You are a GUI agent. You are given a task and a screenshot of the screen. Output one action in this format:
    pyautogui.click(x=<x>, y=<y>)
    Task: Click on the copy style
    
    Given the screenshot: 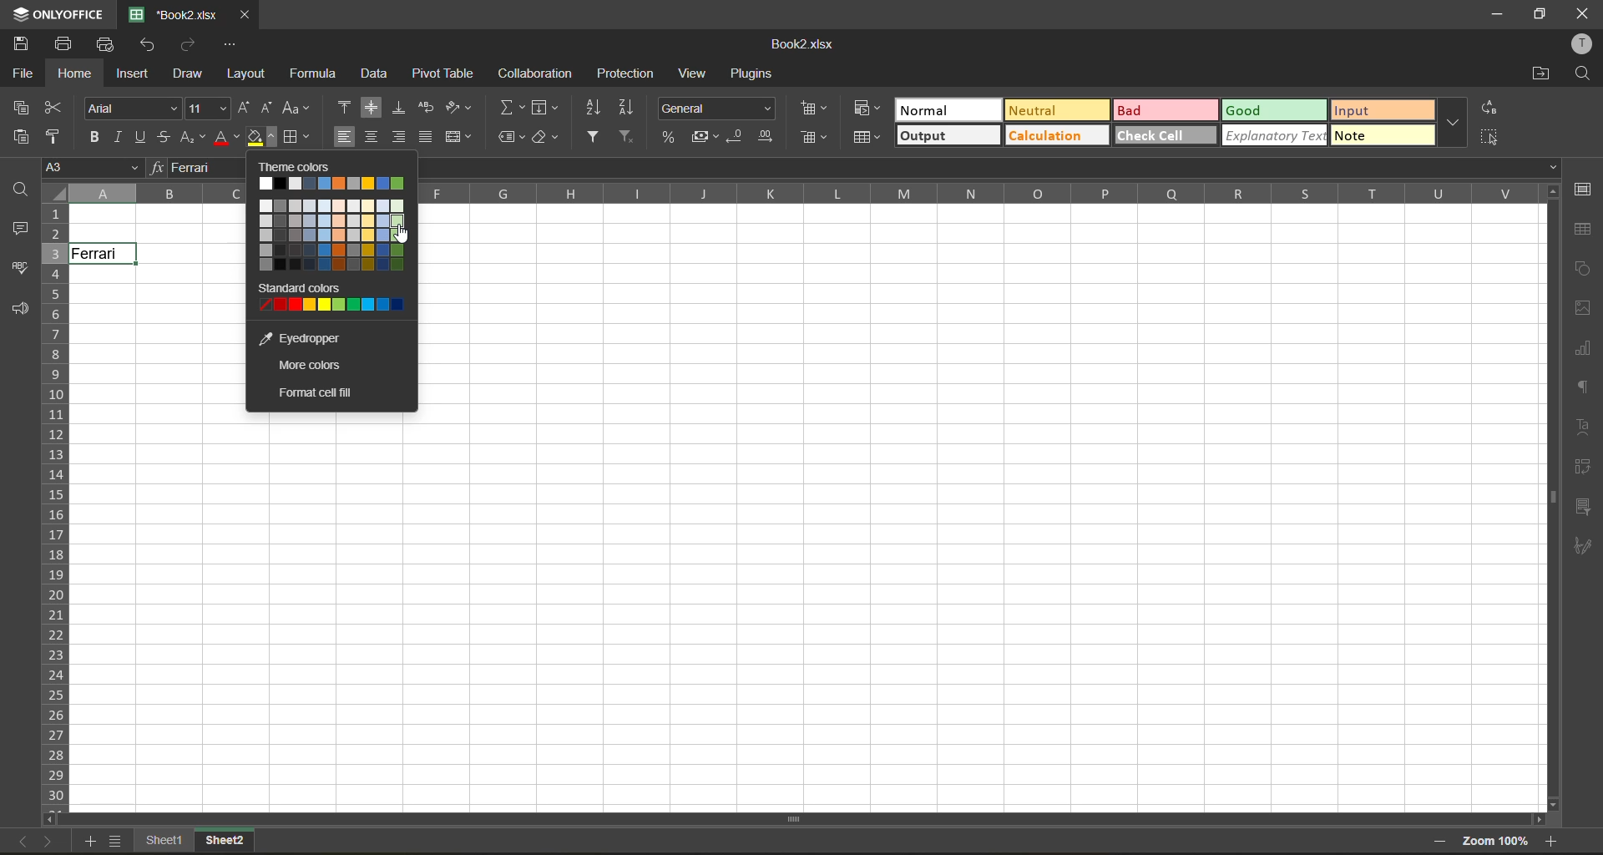 What is the action you would take?
    pyautogui.click(x=57, y=138)
    